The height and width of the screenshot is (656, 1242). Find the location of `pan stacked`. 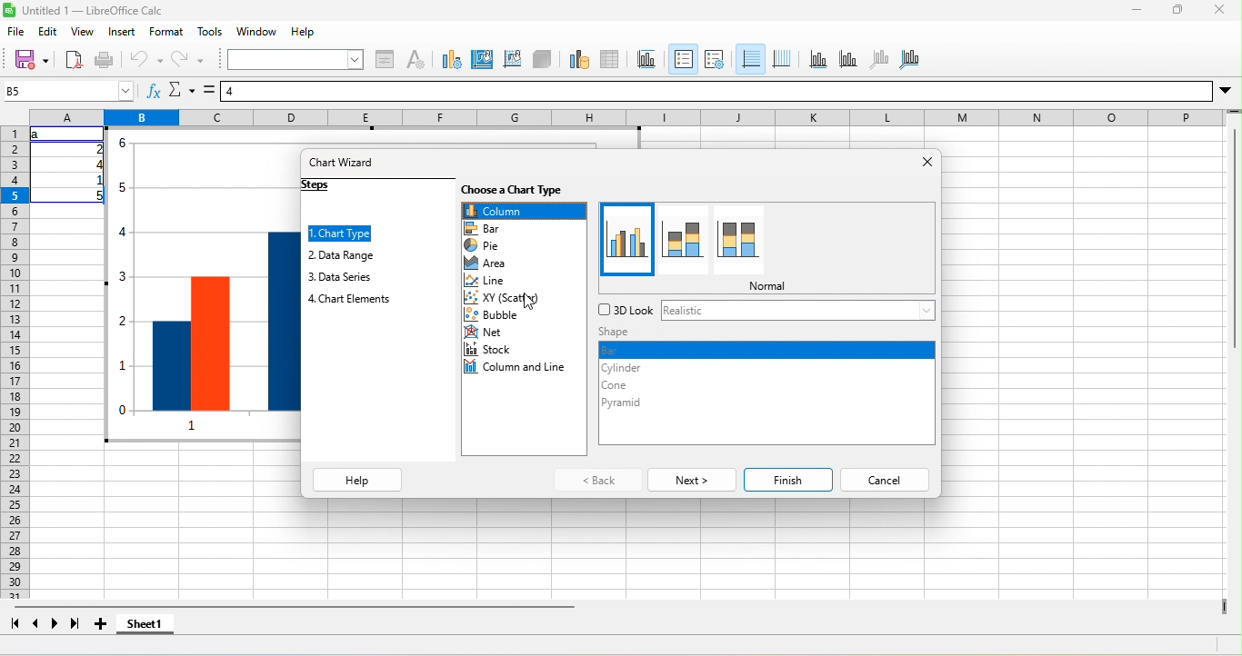

pan stacked is located at coordinates (737, 240).